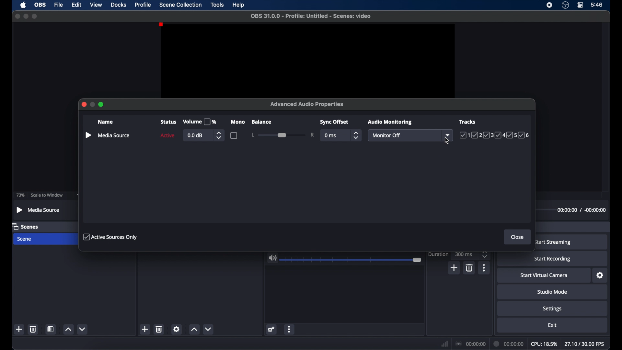 The image size is (622, 350). What do you see at coordinates (271, 329) in the screenshot?
I see `settings` at bounding box center [271, 329].